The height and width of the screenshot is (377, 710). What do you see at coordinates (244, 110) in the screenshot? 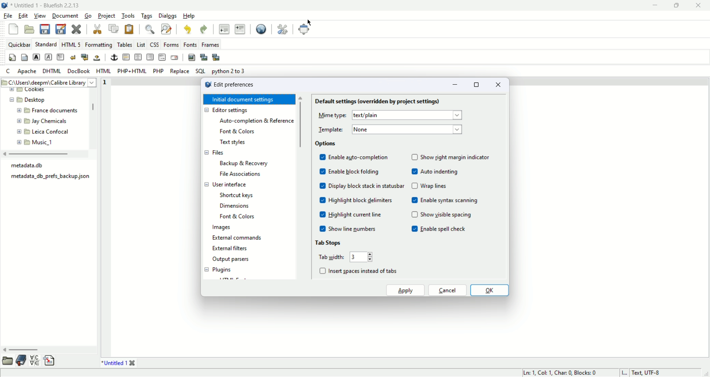
I see `Editor settings` at bounding box center [244, 110].